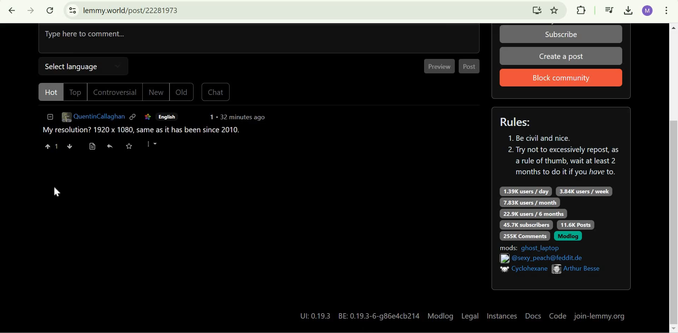 The image size is (678, 333). Describe the element at coordinates (583, 191) in the screenshot. I see `3.84K users/week` at that location.